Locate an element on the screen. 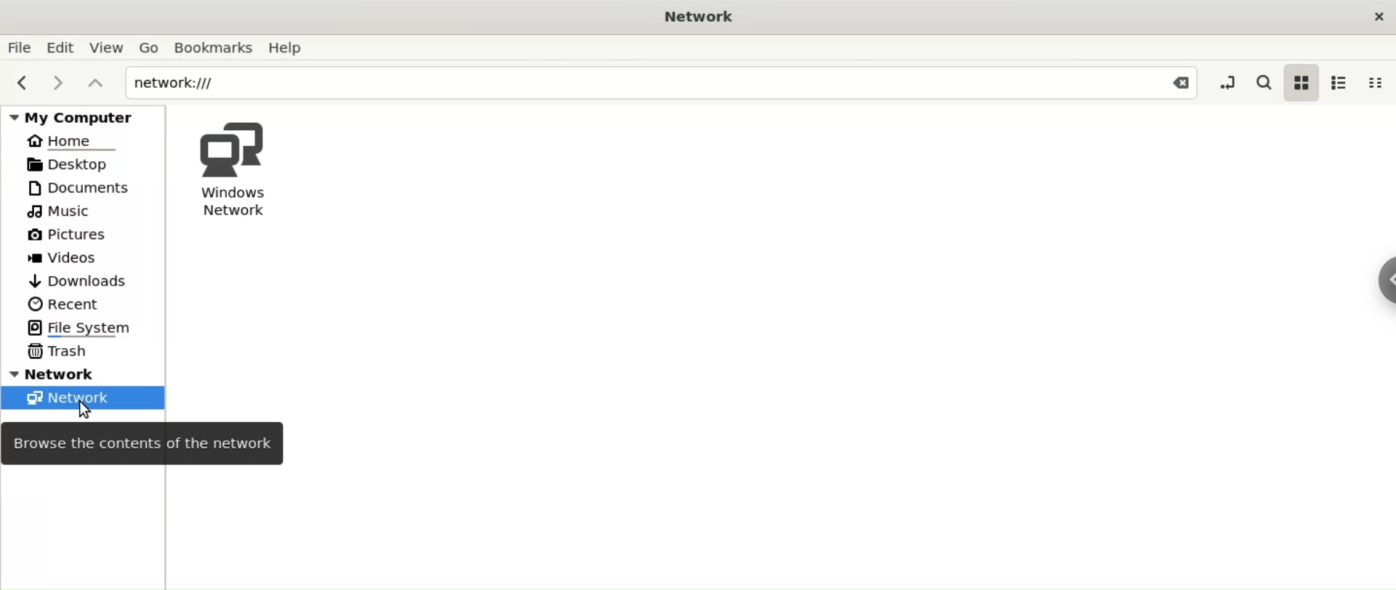 Image resolution: width=1396 pixels, height=590 pixels. Network is located at coordinates (698, 15).